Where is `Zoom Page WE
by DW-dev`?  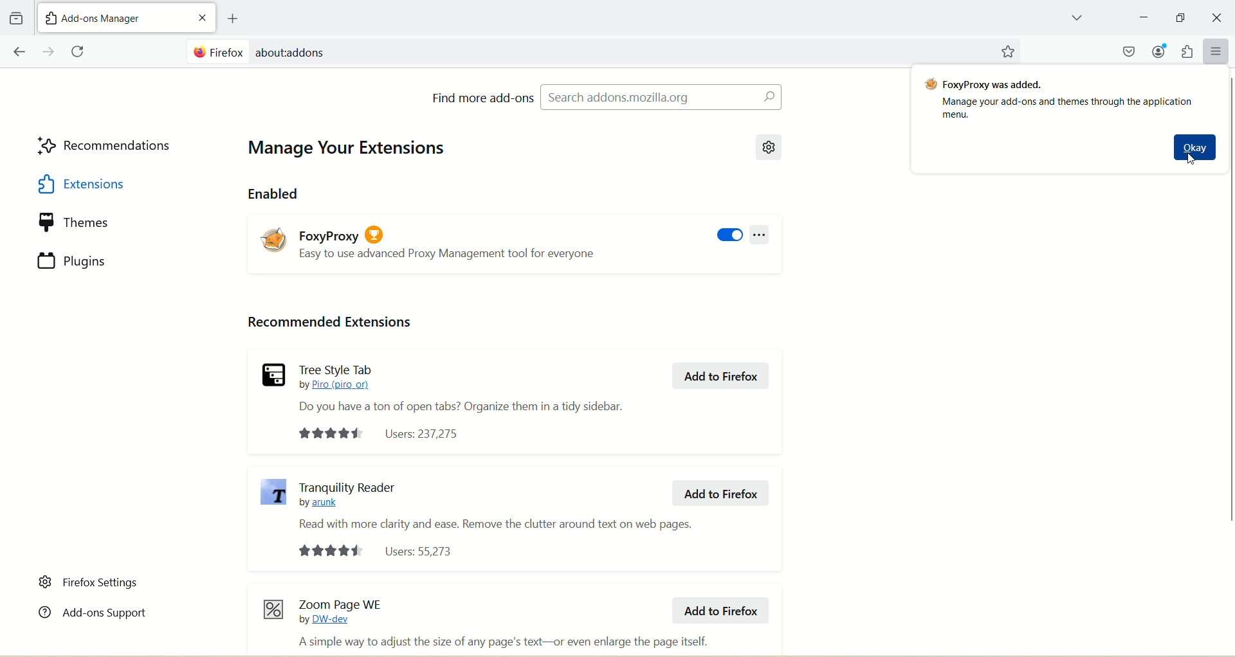 Zoom Page WE
by DW-dev is located at coordinates (342, 611).